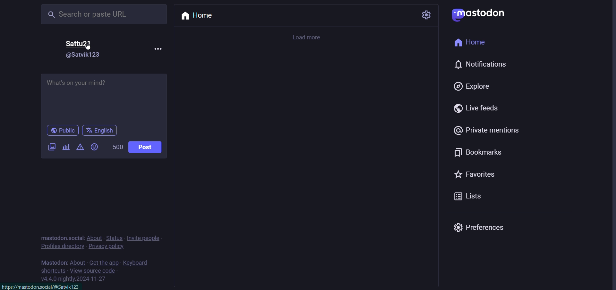 The image size is (616, 290). I want to click on status, so click(114, 238).